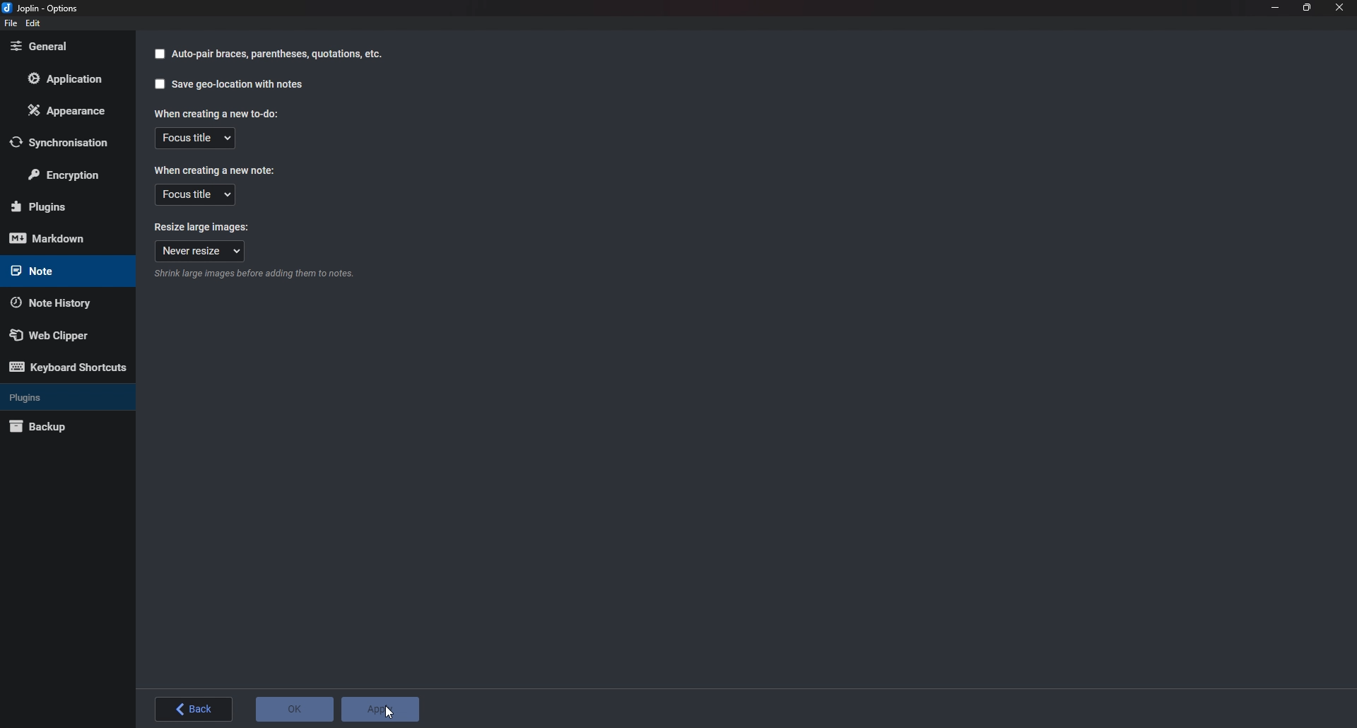  What do you see at coordinates (239, 85) in the screenshot?
I see `Saves geo location with notes` at bounding box center [239, 85].